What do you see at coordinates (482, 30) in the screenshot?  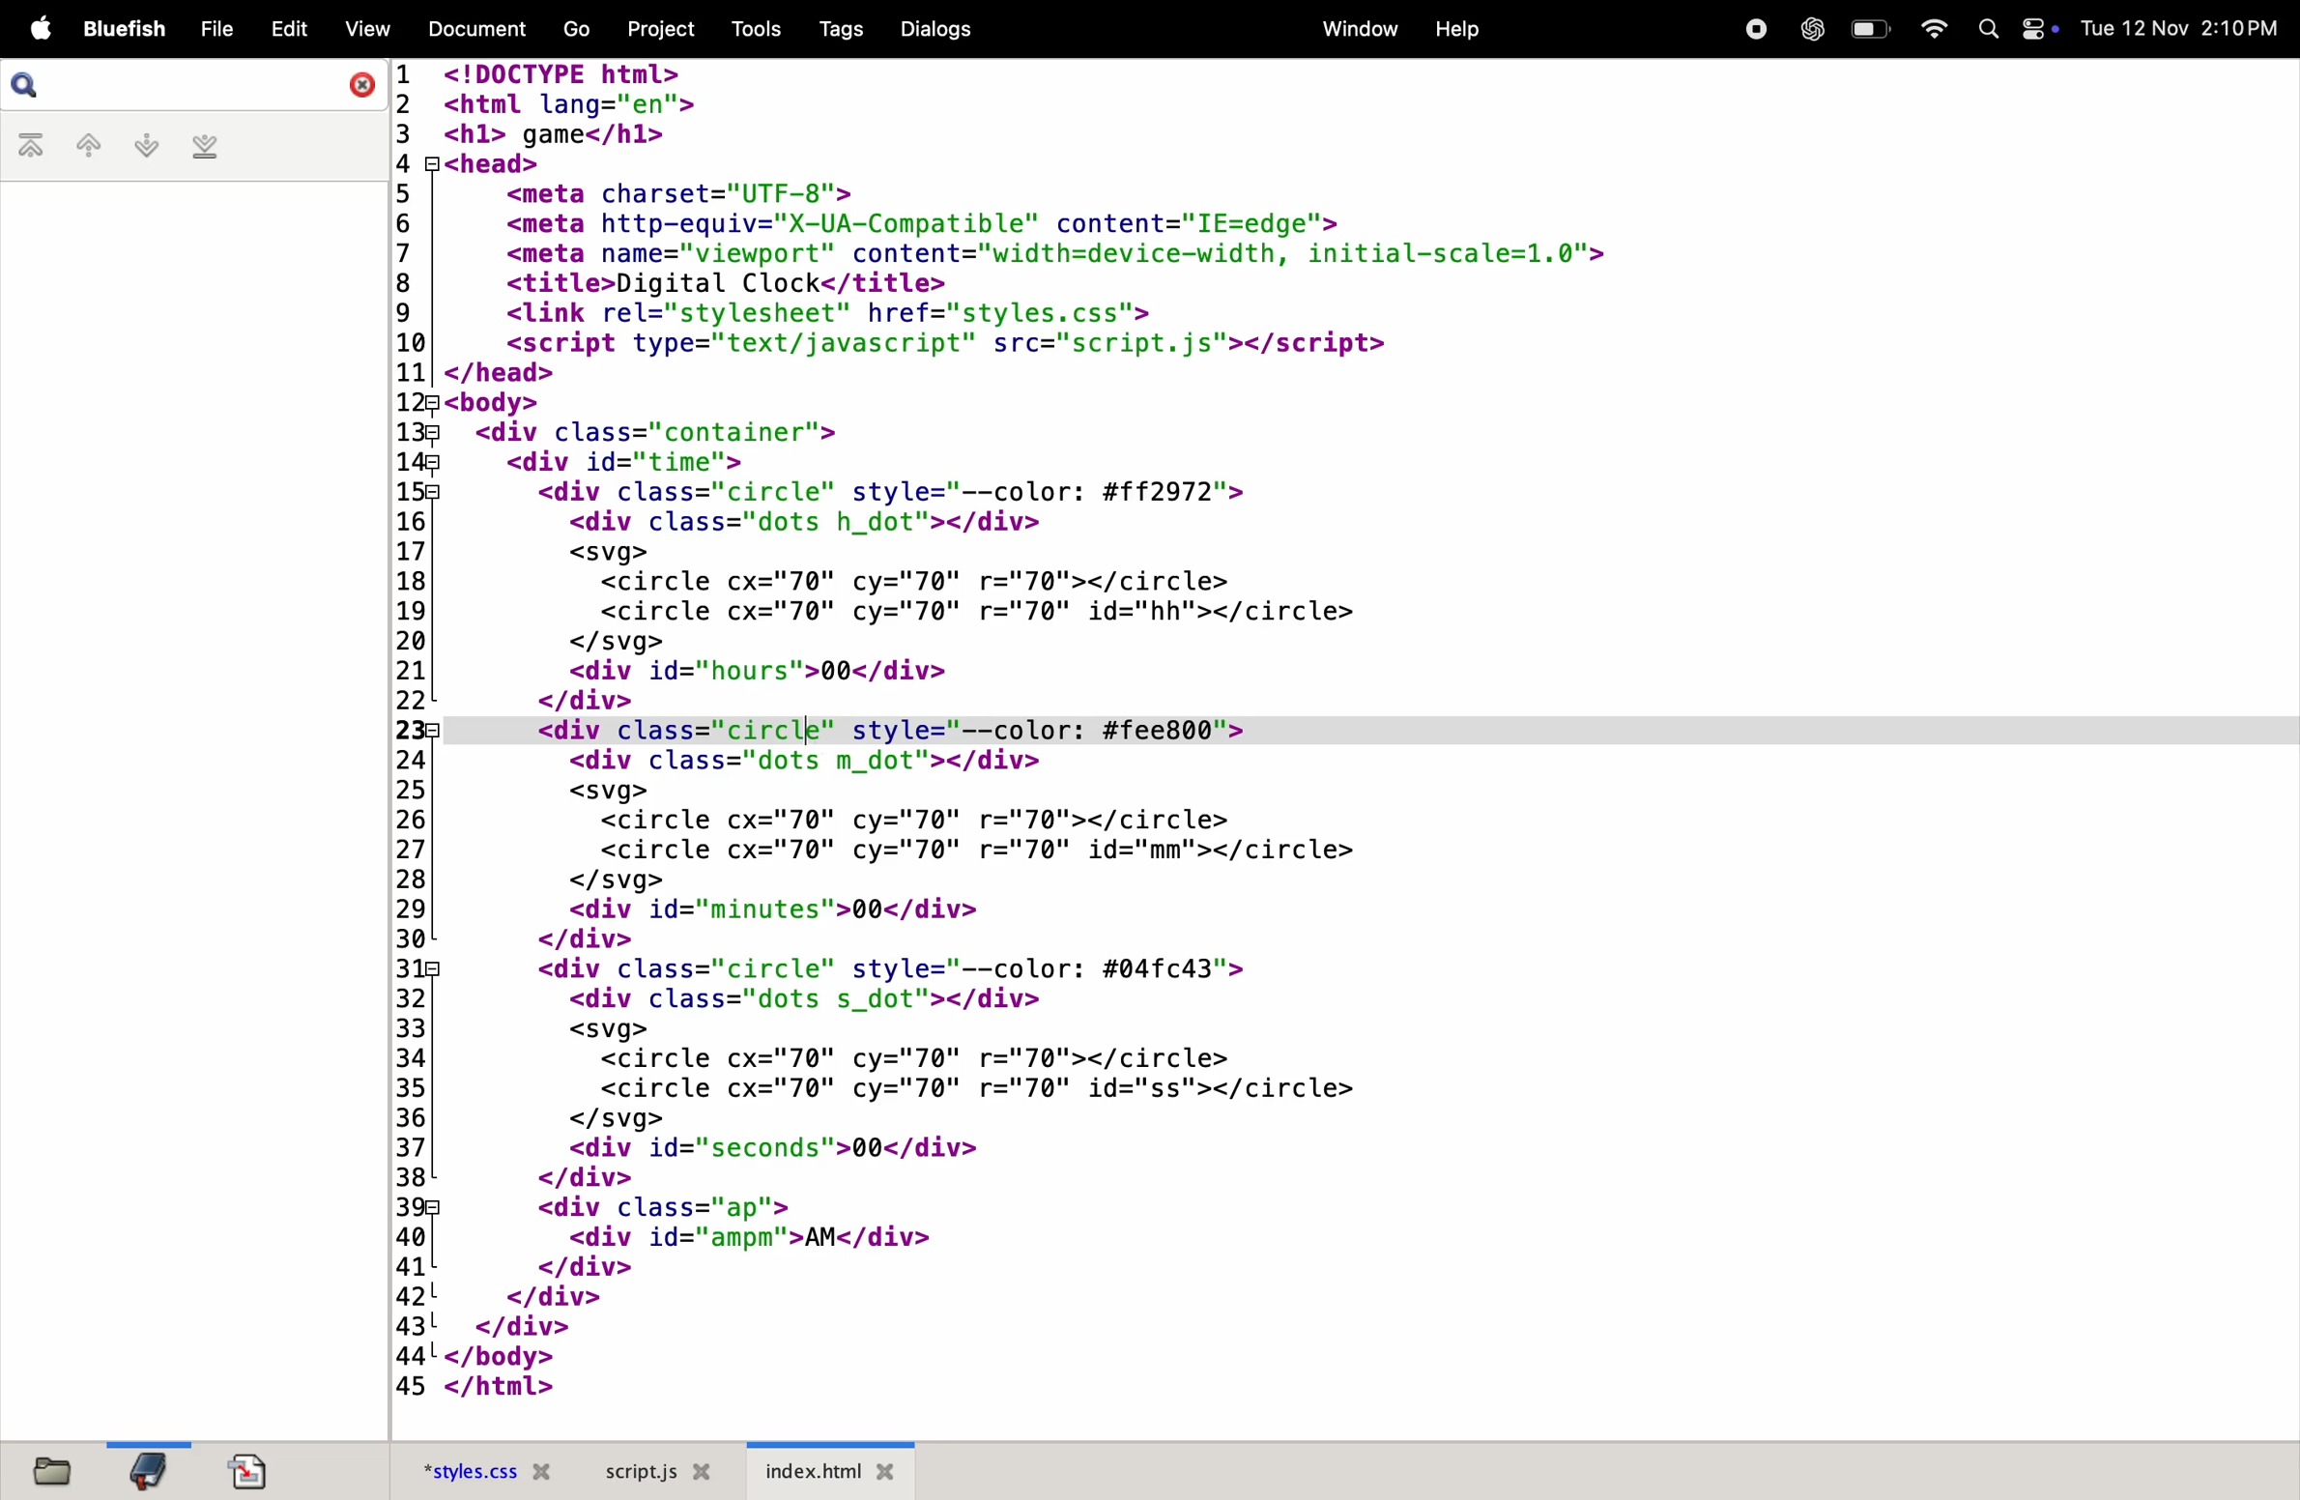 I see `document` at bounding box center [482, 30].